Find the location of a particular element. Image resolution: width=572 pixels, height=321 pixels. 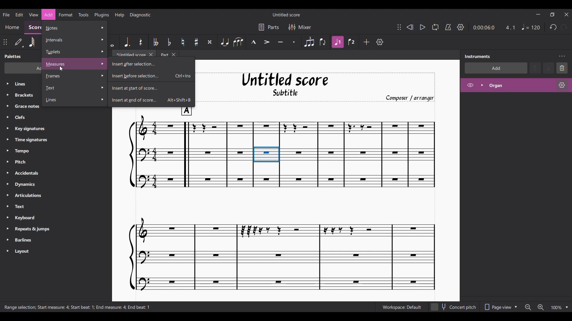

Title, sub-title, and composer name is located at coordinates (319, 86).